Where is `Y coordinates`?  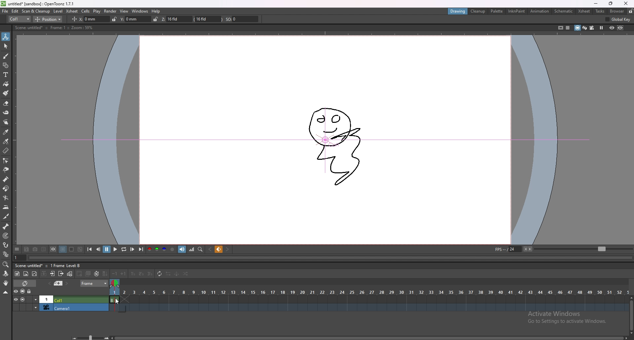
Y coordinates is located at coordinates (131, 19).